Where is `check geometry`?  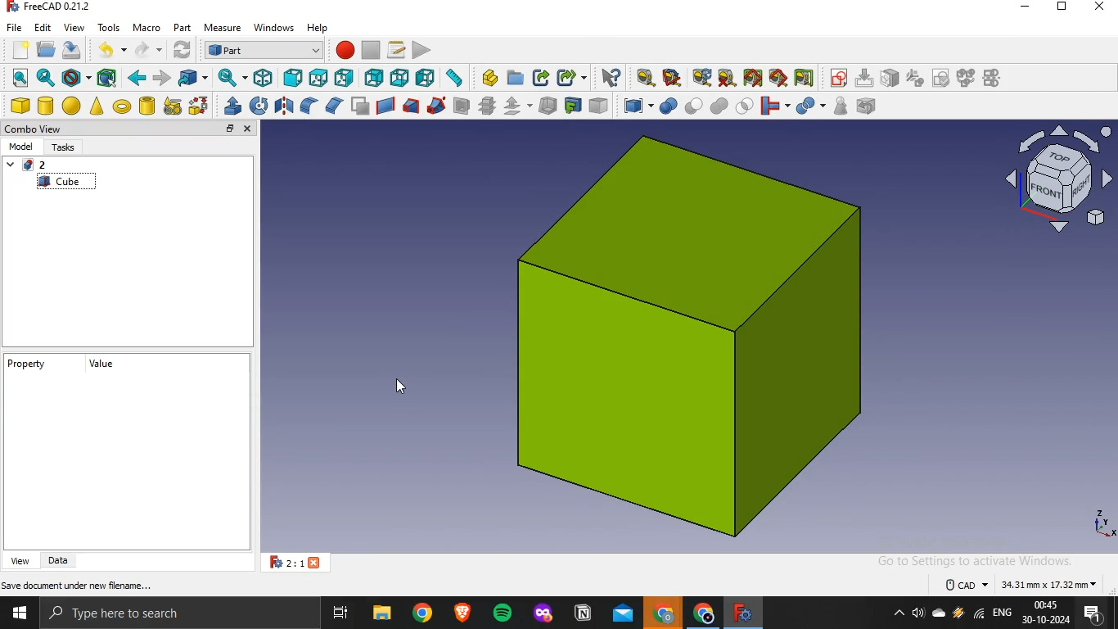
check geometry is located at coordinates (841, 106).